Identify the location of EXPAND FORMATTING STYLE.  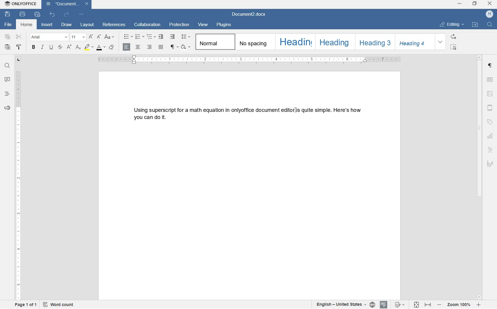
(441, 42).